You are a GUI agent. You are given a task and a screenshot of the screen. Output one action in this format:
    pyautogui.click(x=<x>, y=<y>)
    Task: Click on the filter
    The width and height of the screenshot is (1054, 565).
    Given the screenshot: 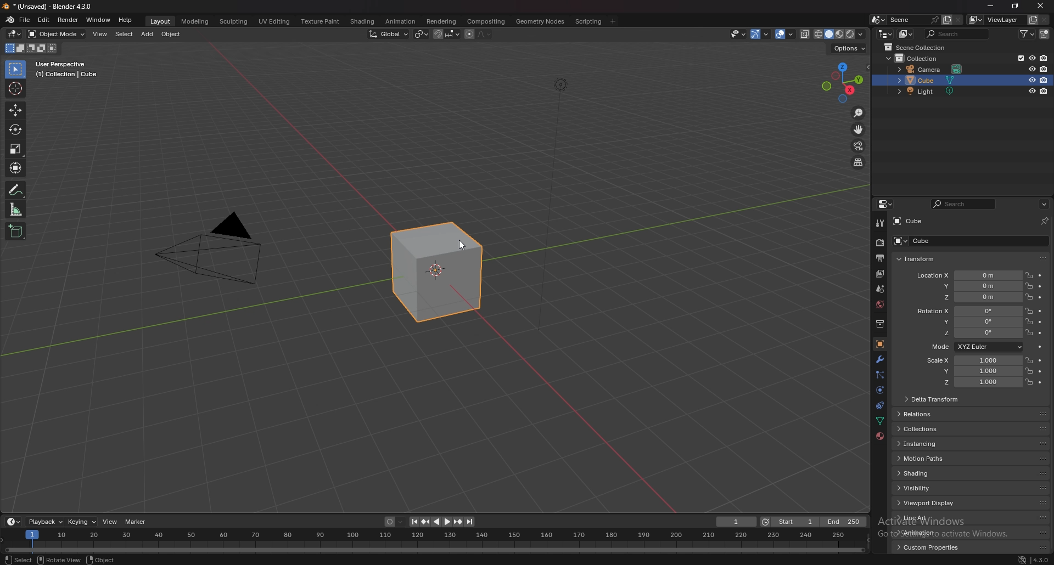 What is the action you would take?
    pyautogui.click(x=1028, y=33)
    